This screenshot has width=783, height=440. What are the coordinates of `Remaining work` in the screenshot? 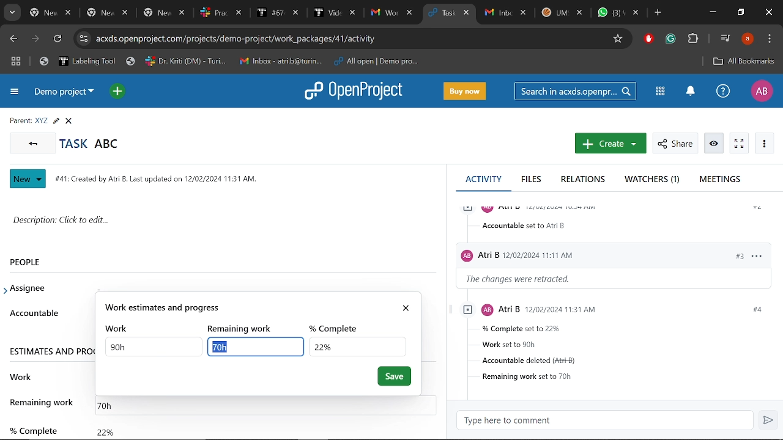 It's located at (111, 403).